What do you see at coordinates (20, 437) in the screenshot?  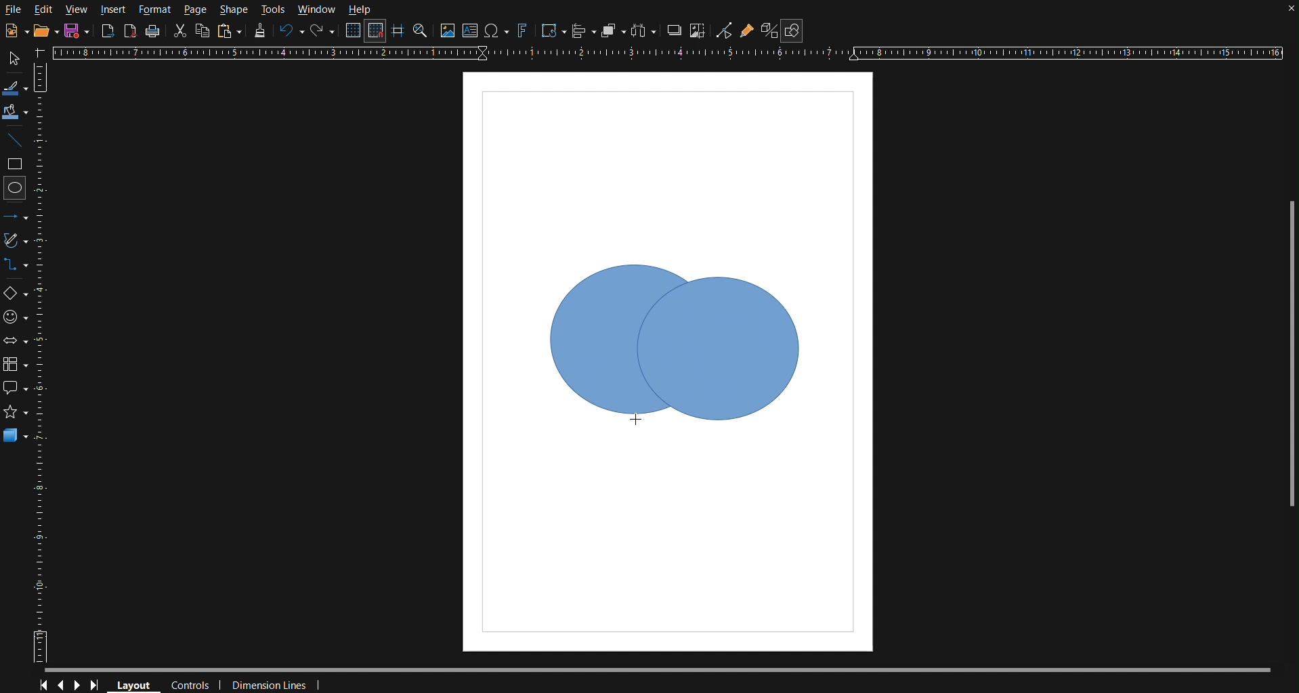 I see `3D Objects` at bounding box center [20, 437].